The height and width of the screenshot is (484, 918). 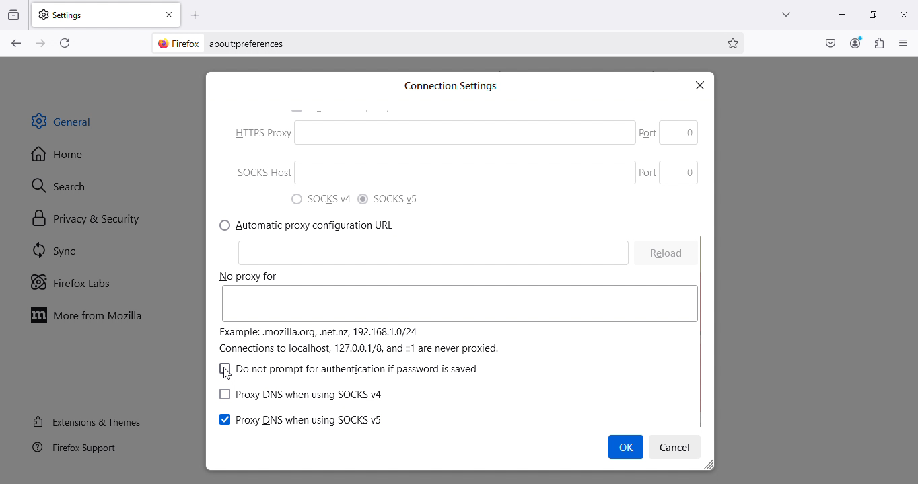 I want to click on Extensions, so click(x=880, y=43).